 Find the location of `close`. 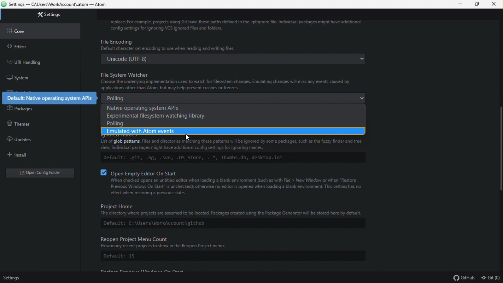

close is located at coordinates (494, 4).